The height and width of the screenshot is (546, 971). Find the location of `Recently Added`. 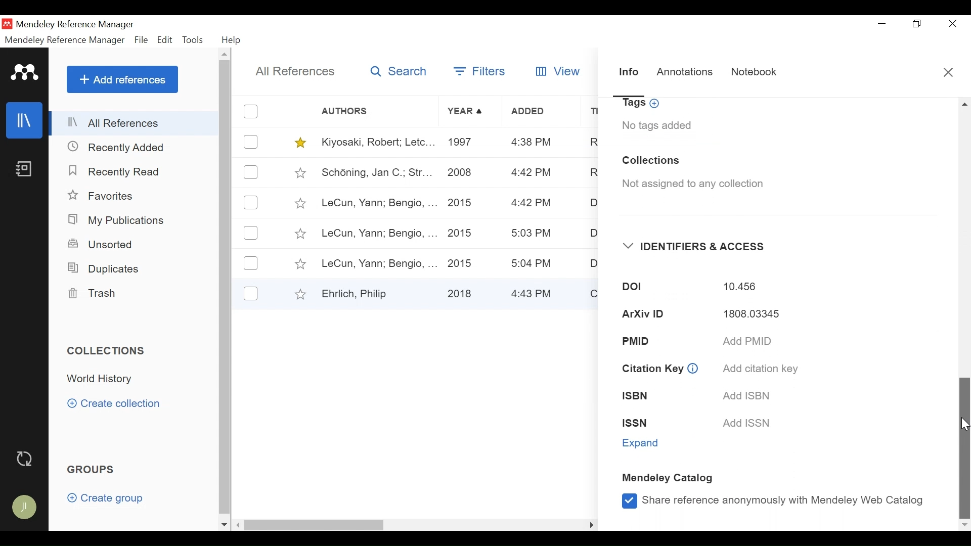

Recently Added is located at coordinates (122, 148).